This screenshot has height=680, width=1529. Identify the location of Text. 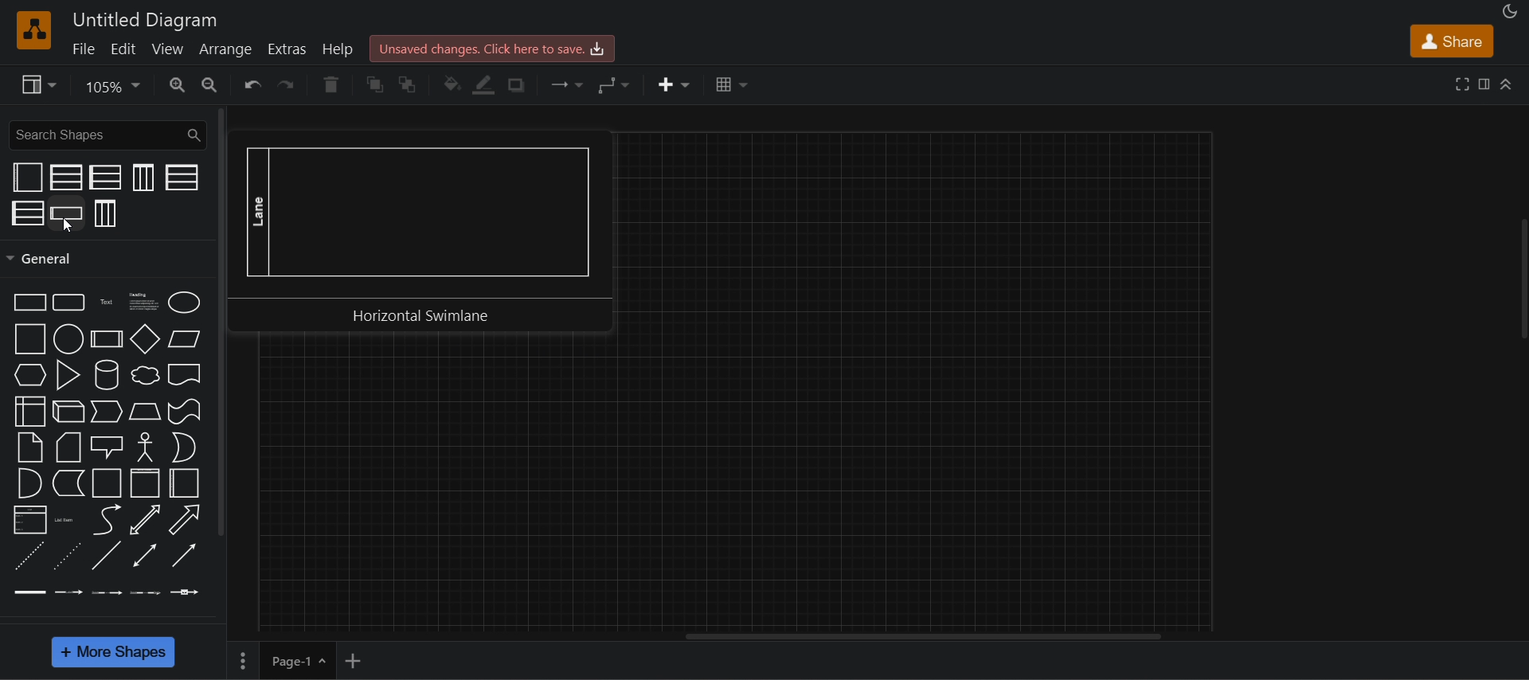
(105, 302).